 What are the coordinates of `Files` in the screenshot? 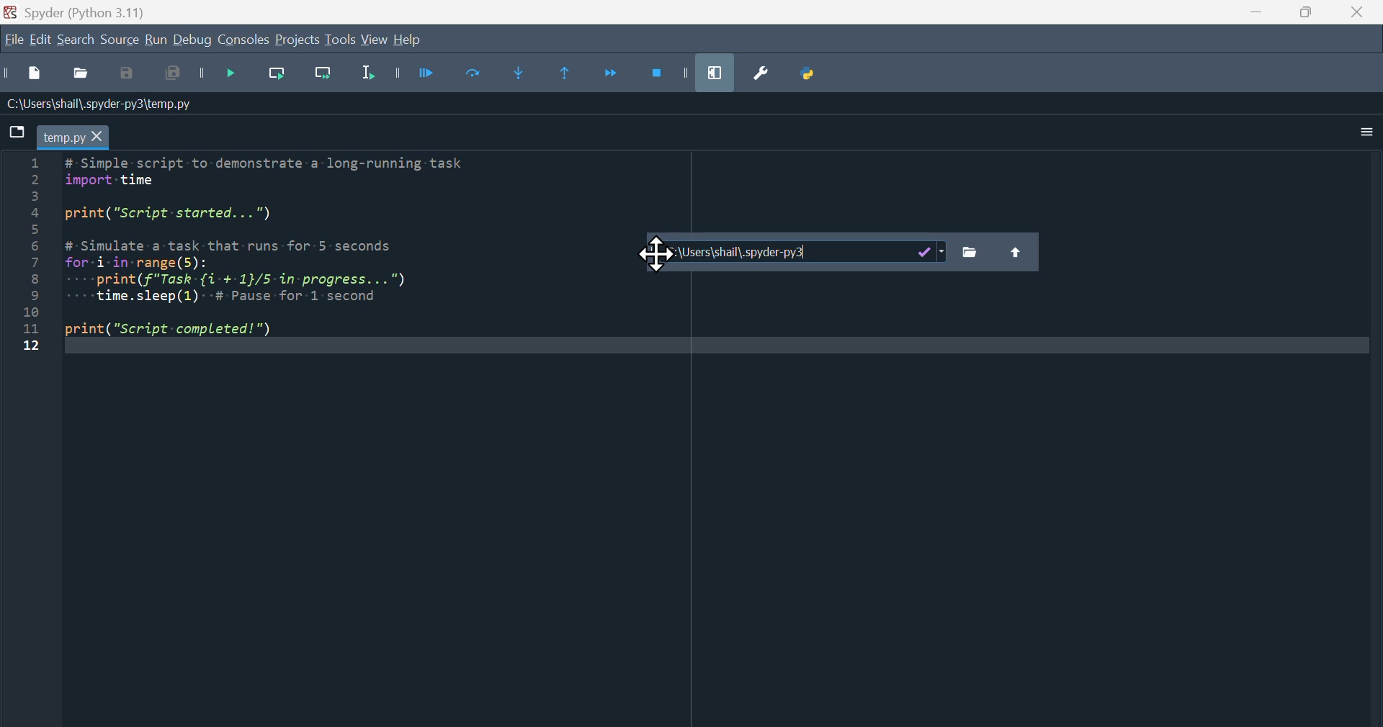 It's located at (970, 253).